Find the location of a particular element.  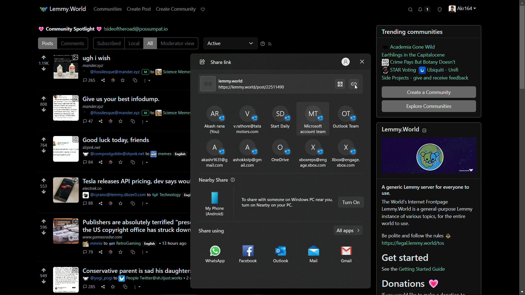

downvote is located at coordinates (43, 151).